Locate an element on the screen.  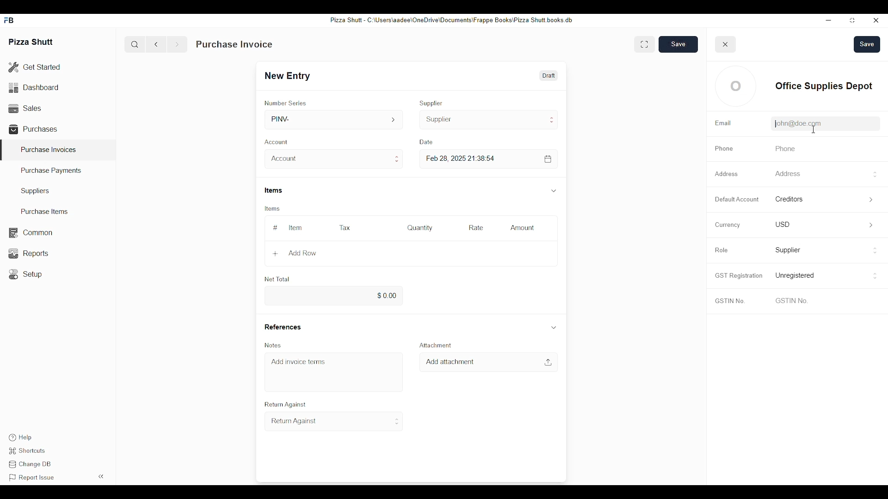
Shortcuts is located at coordinates (29, 451).